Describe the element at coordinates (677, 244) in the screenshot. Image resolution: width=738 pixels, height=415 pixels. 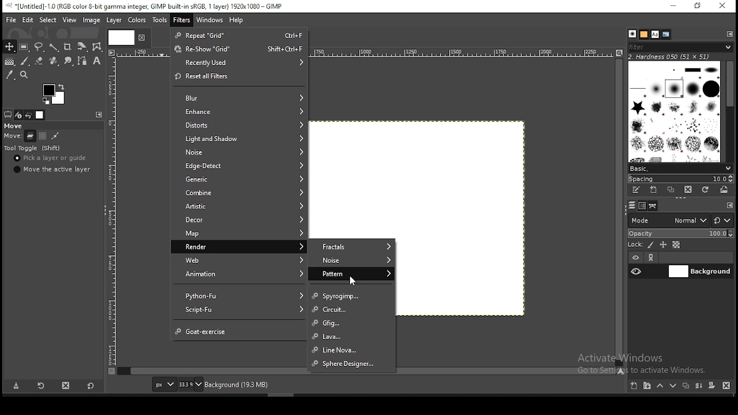
I see `lock alpha channel` at that location.